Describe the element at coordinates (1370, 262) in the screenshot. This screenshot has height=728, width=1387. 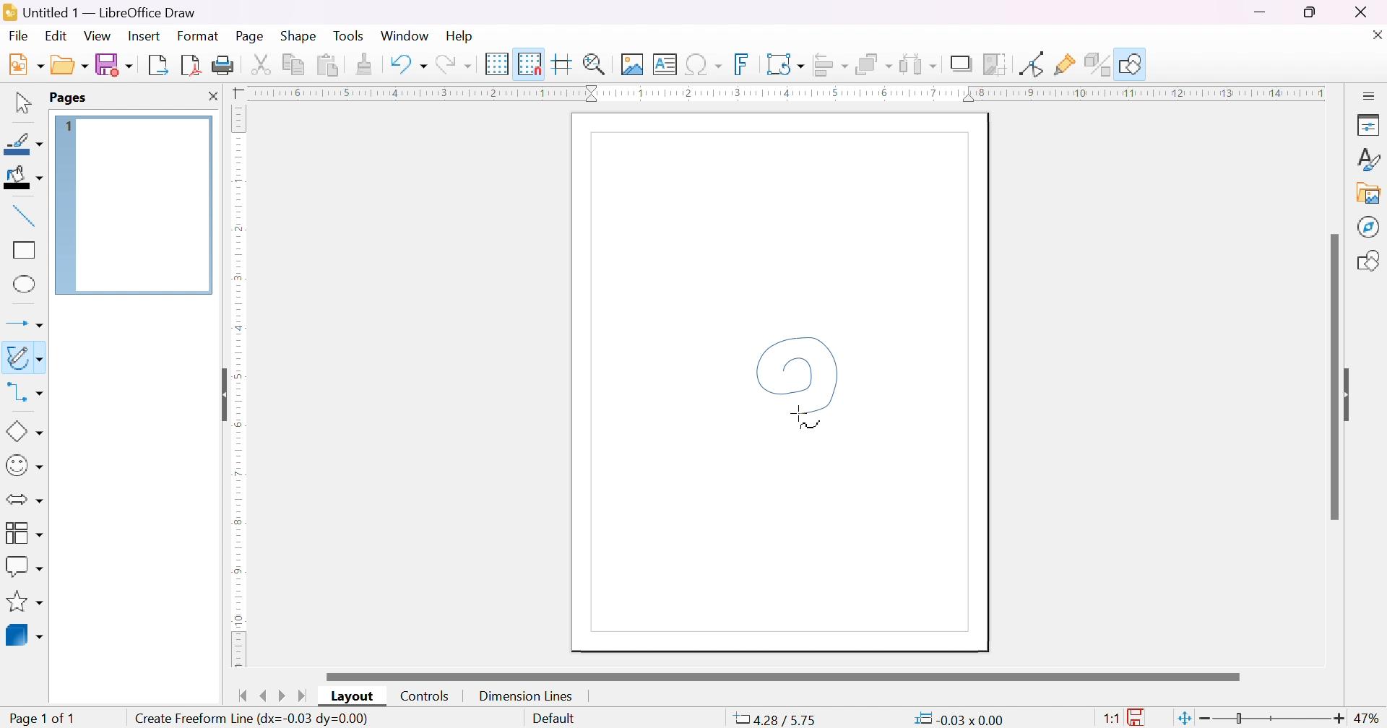
I see `shapes` at that location.